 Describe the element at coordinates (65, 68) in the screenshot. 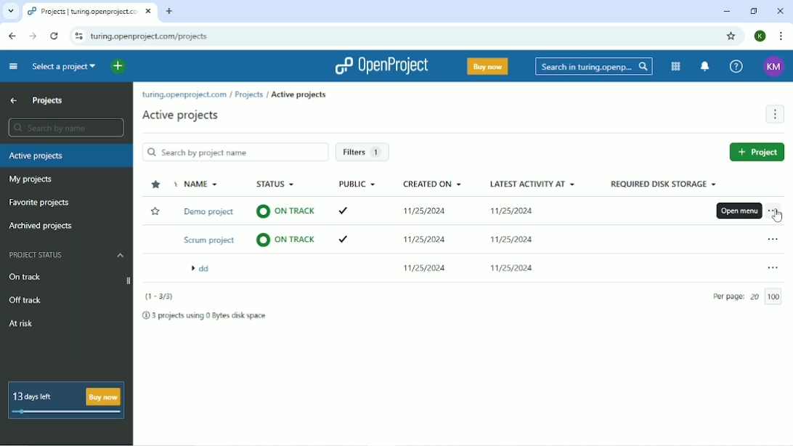

I see `Select a project` at that location.